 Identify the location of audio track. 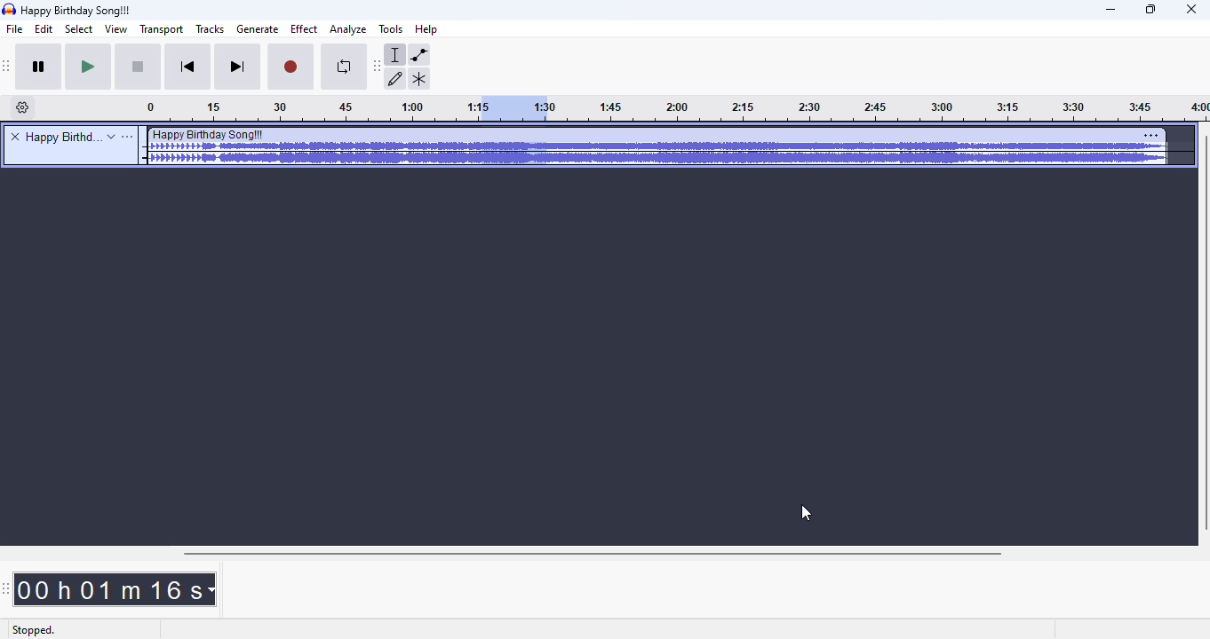
(656, 146).